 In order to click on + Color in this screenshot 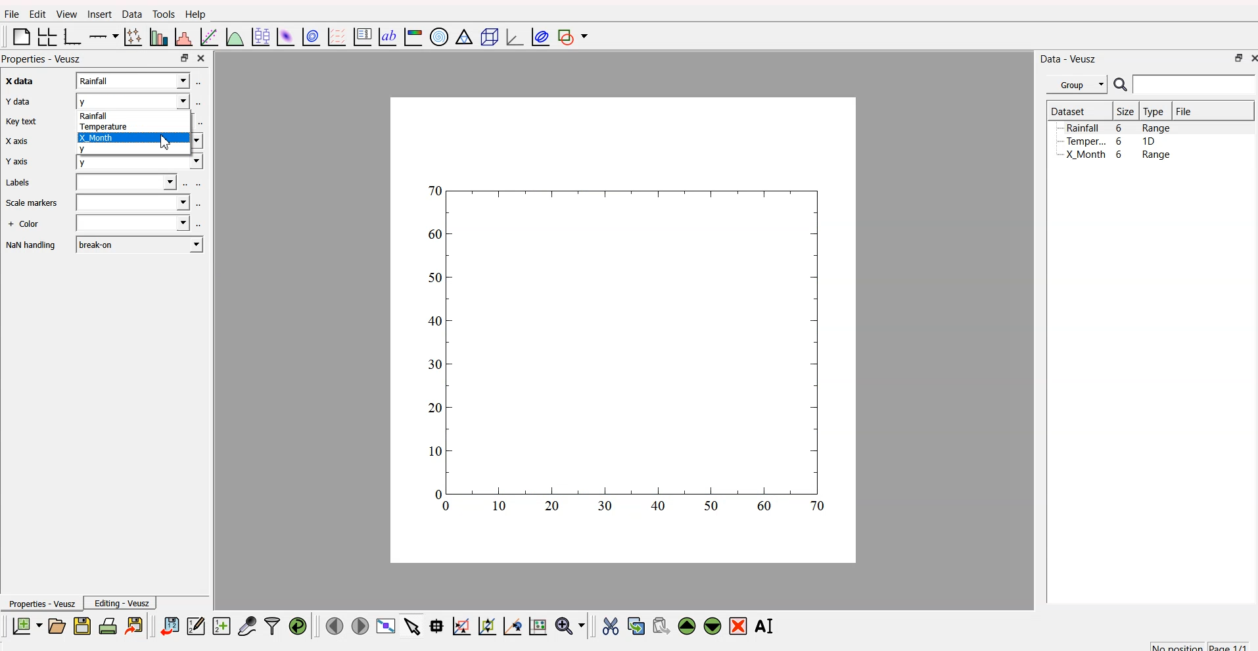, I will do `click(25, 225)`.